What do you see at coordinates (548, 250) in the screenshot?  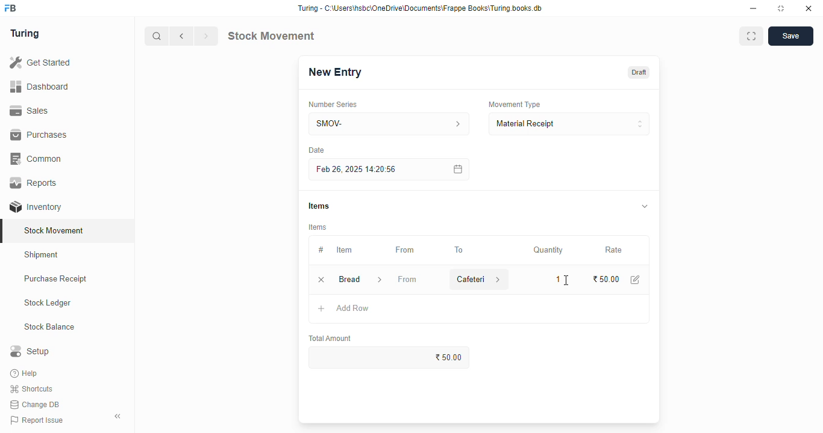 I see `quantity` at bounding box center [548, 250].